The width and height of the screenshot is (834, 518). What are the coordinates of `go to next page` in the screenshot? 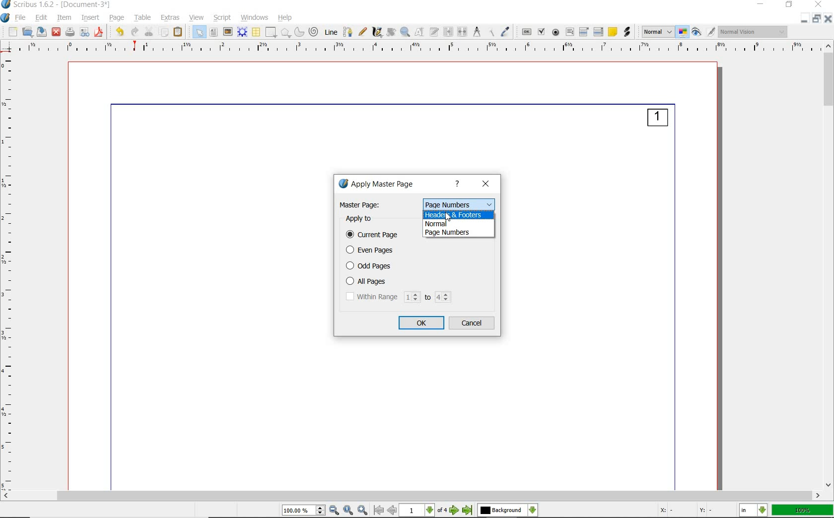 It's located at (455, 511).